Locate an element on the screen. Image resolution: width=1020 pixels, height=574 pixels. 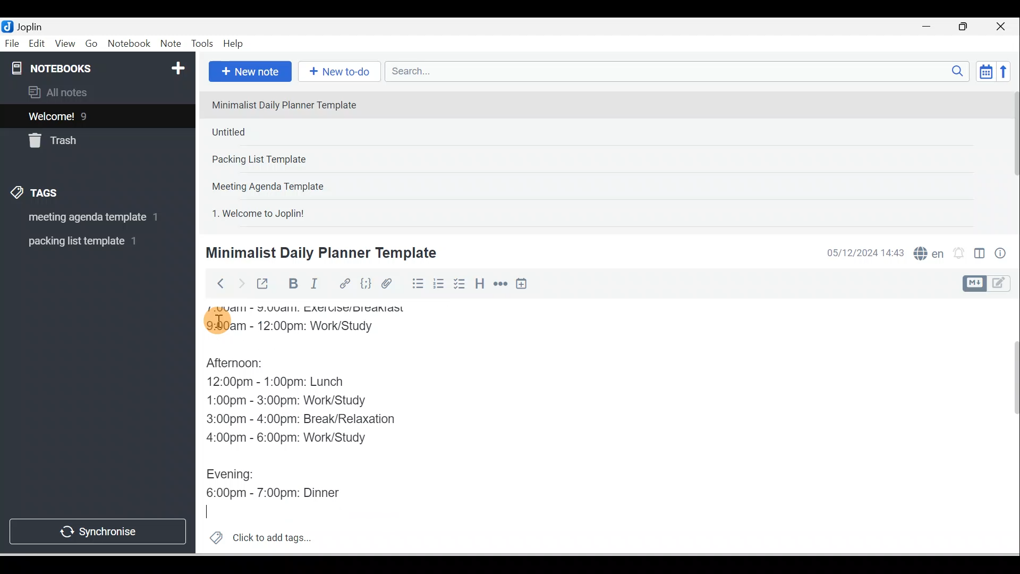
Toggle sort order is located at coordinates (985, 71).